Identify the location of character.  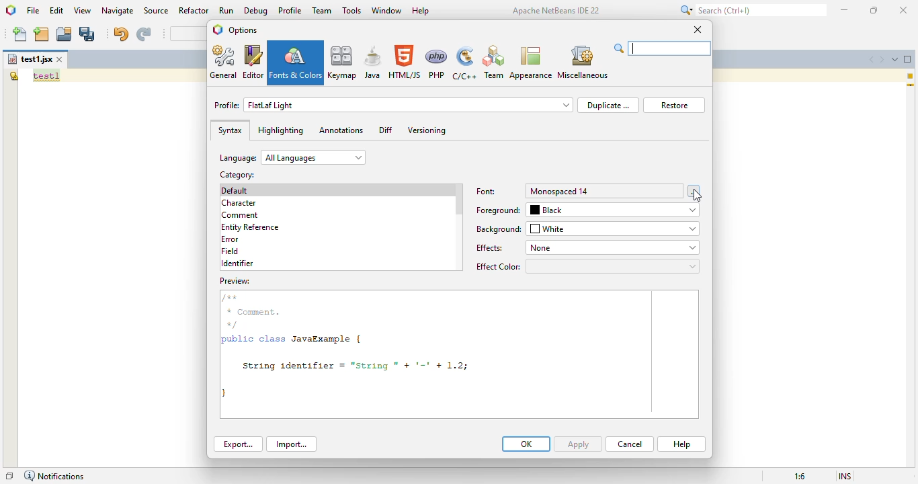
(239, 203).